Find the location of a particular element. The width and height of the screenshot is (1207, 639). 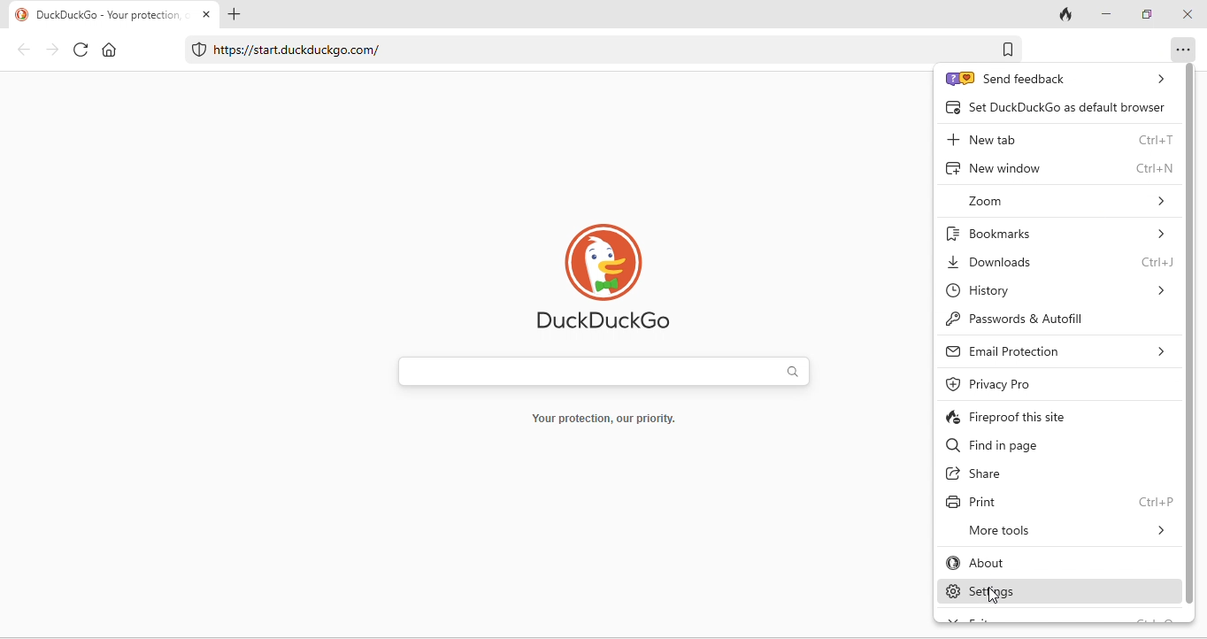

Your protection, our priority is located at coordinates (607, 420).